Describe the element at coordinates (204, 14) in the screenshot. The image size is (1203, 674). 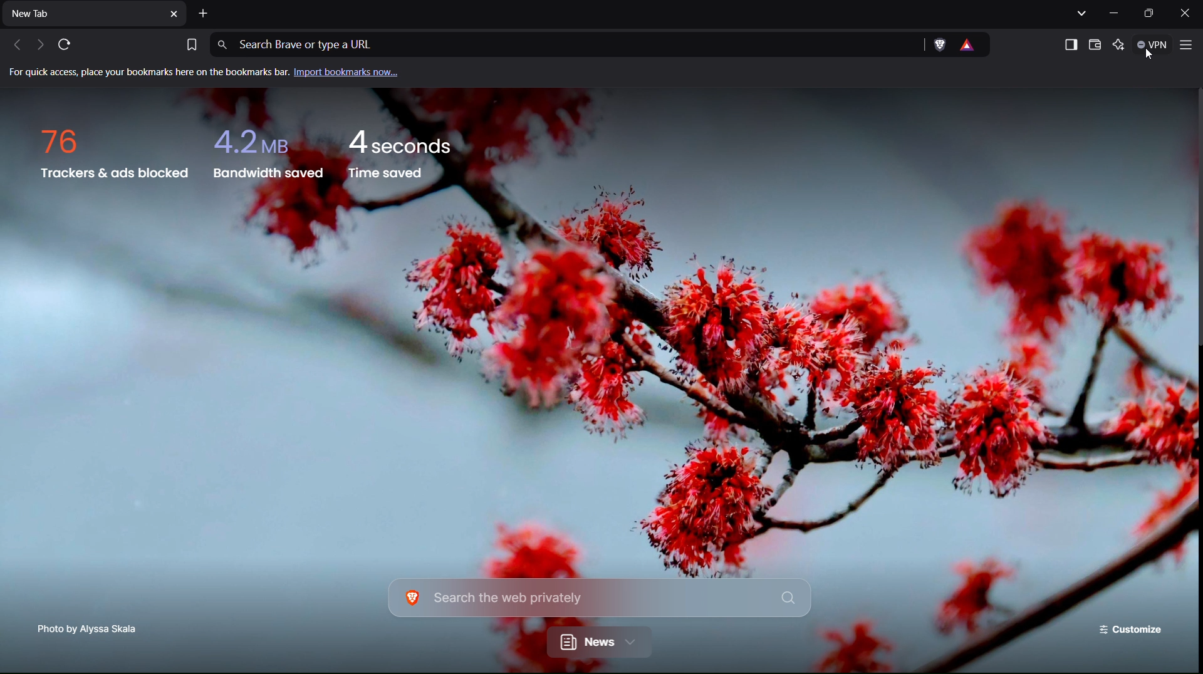
I see `Add new tab` at that location.